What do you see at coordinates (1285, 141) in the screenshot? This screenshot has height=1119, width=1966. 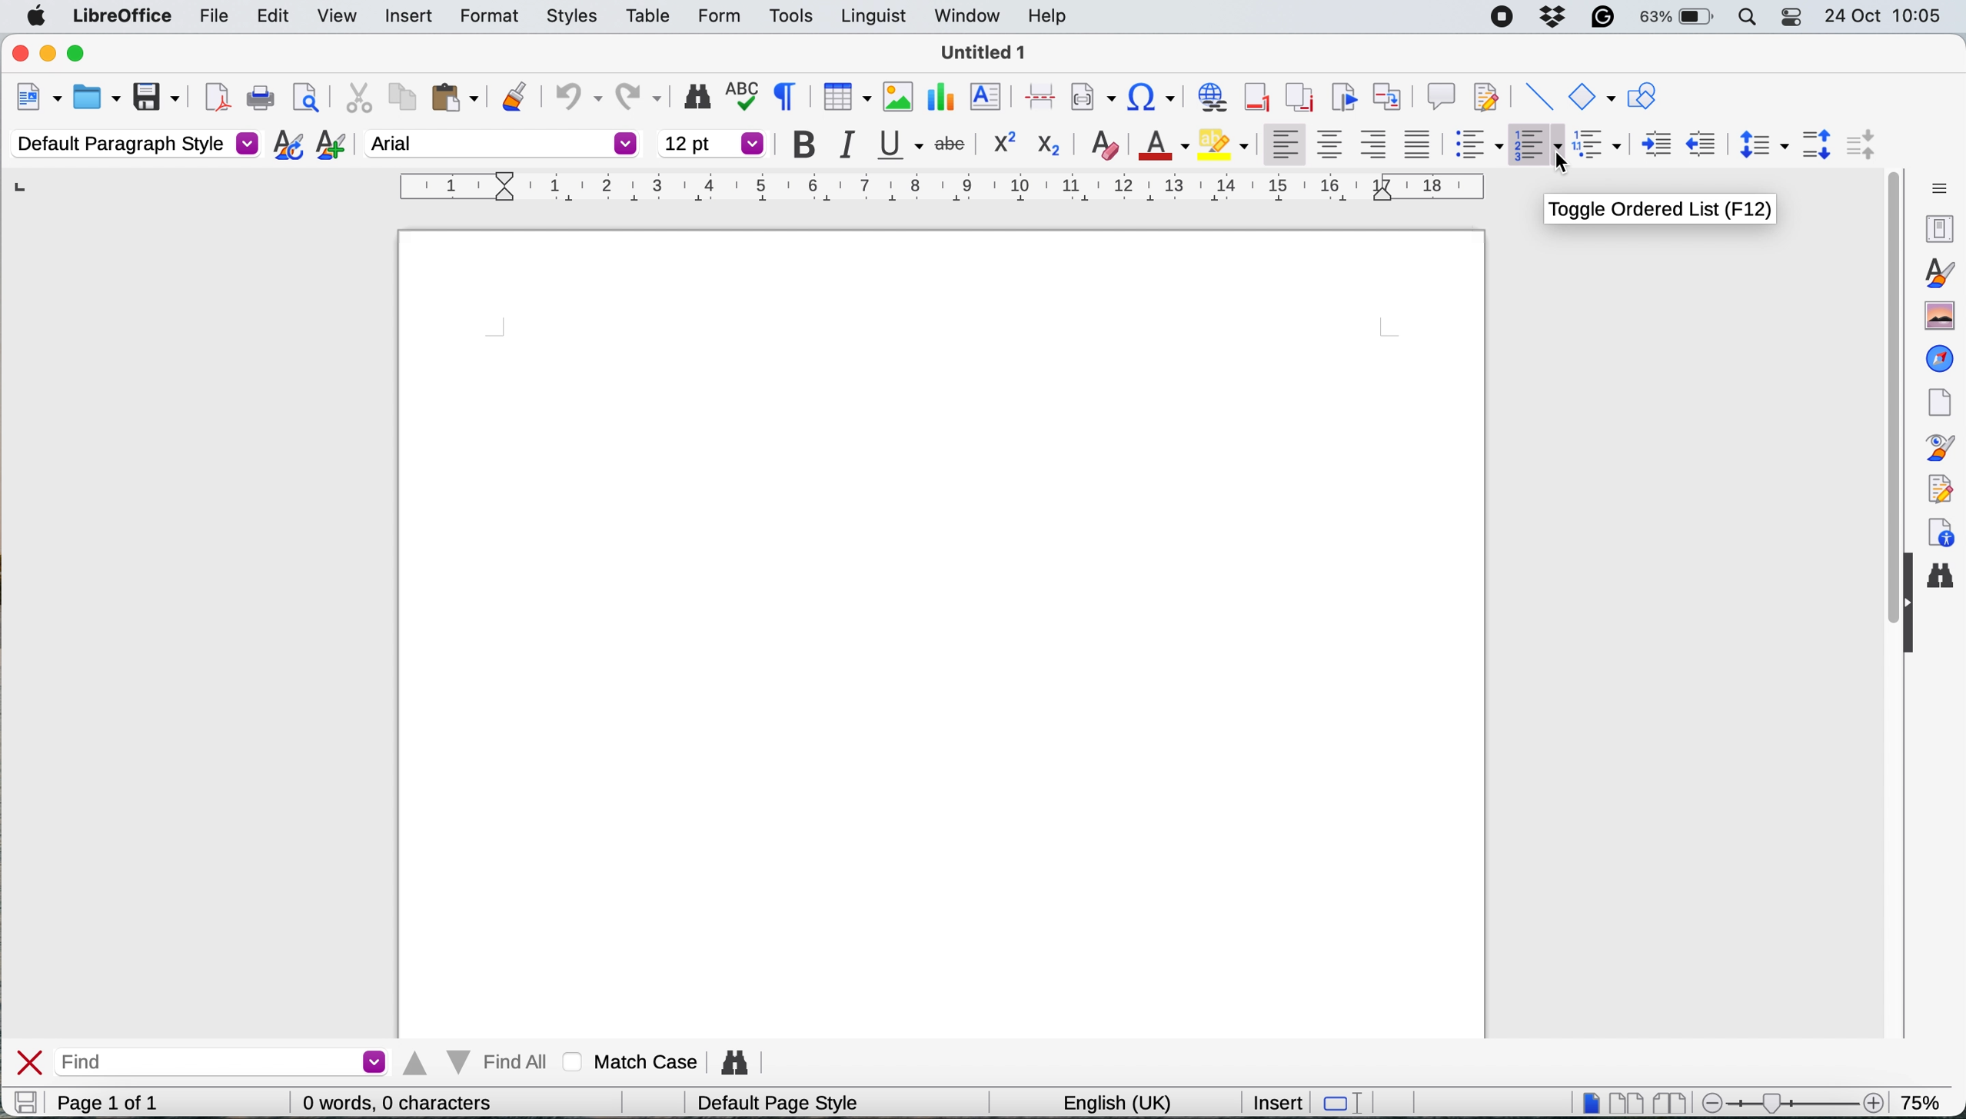 I see `align left` at bounding box center [1285, 141].